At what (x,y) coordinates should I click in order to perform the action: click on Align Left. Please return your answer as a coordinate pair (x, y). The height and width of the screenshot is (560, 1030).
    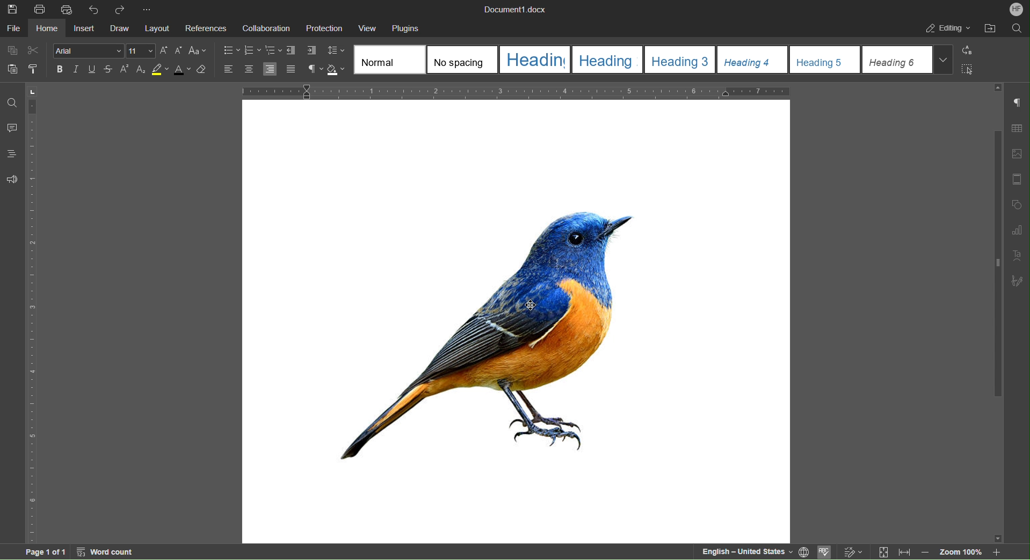
    Looking at the image, I should click on (230, 69).